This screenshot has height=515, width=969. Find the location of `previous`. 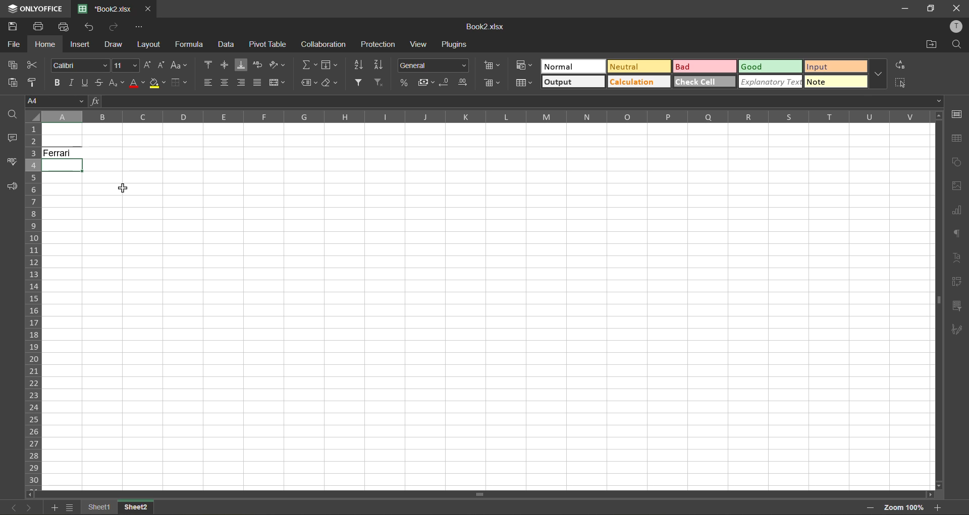

previous is located at coordinates (11, 507).